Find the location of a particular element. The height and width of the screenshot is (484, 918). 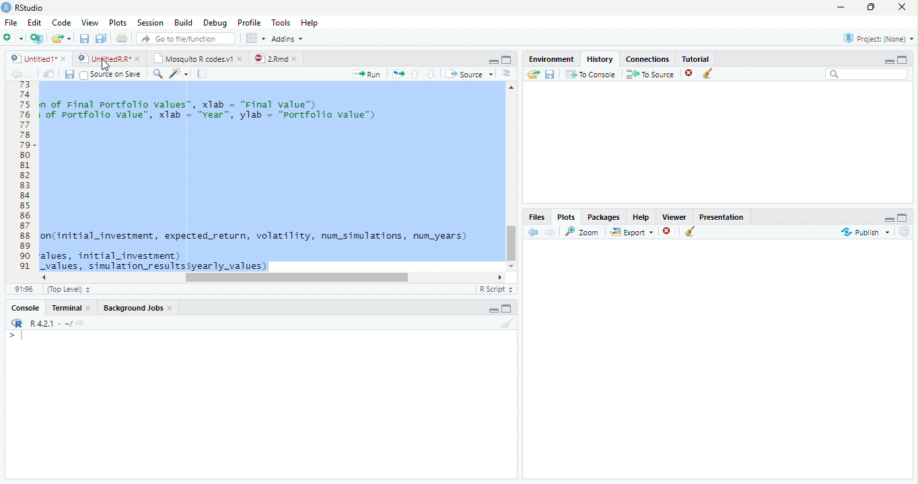

 is located at coordinates (493, 60).